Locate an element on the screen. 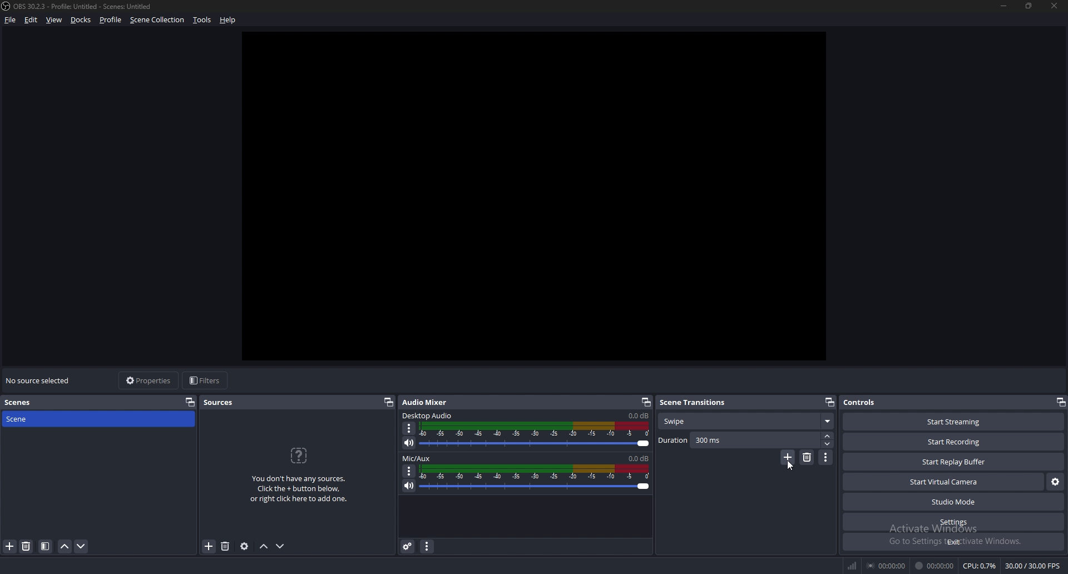 The image size is (1068, 574). filters is located at coordinates (205, 380).